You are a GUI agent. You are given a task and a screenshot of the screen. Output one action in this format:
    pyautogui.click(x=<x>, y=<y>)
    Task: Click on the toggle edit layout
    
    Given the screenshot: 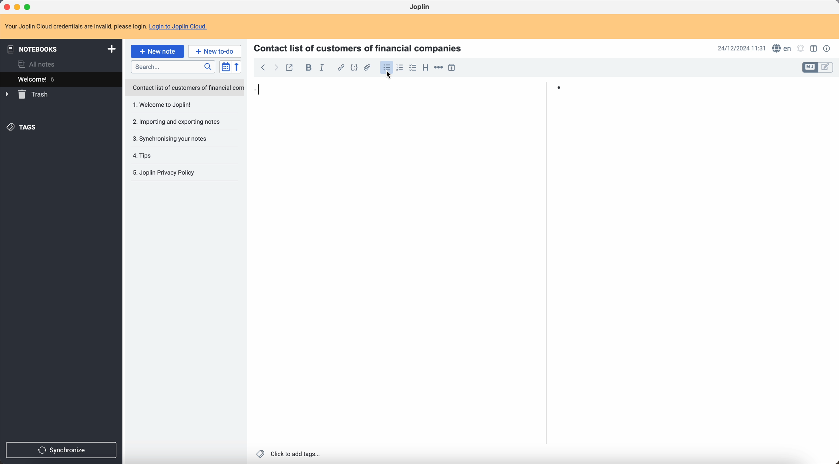 What is the action you would take?
    pyautogui.click(x=811, y=68)
    